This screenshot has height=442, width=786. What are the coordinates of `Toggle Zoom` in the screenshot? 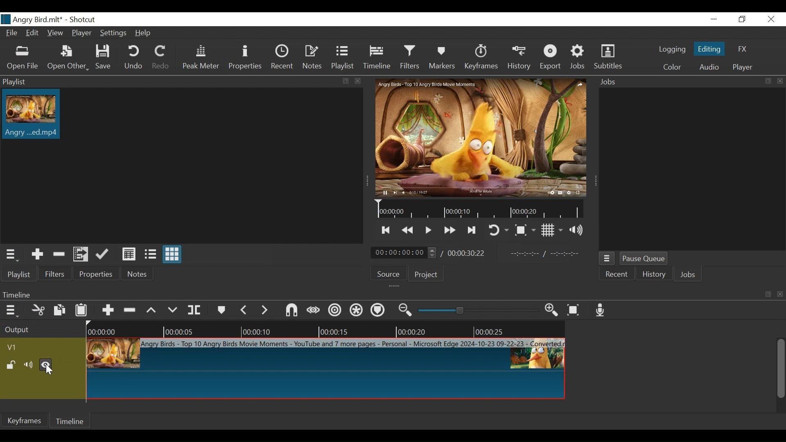 It's located at (524, 230).